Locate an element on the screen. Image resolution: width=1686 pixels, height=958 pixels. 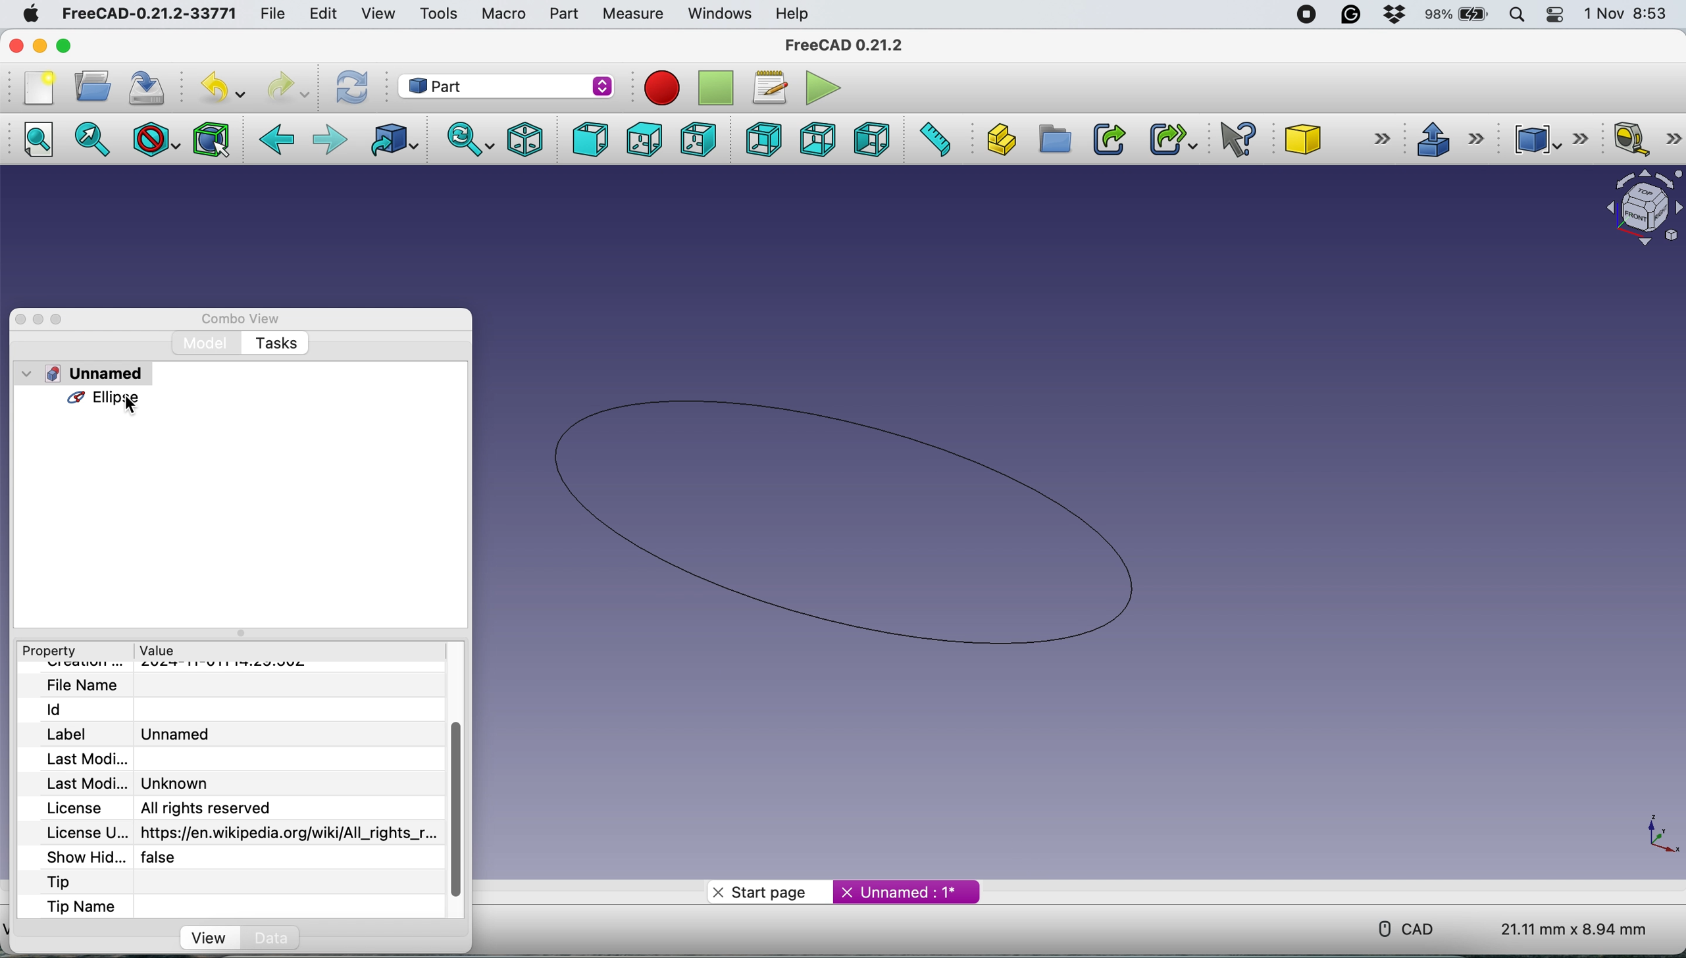
help is located at coordinates (797, 13).